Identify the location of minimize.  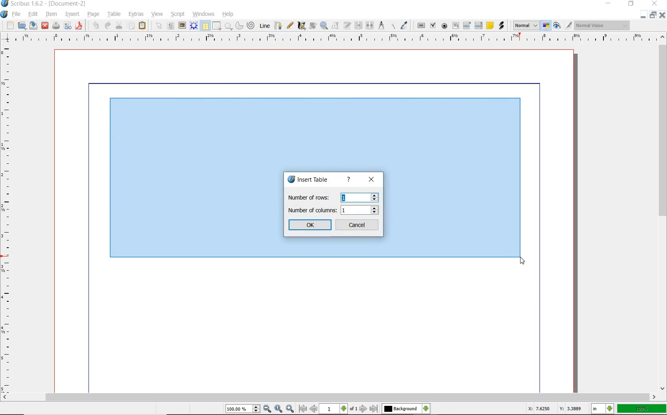
(643, 15).